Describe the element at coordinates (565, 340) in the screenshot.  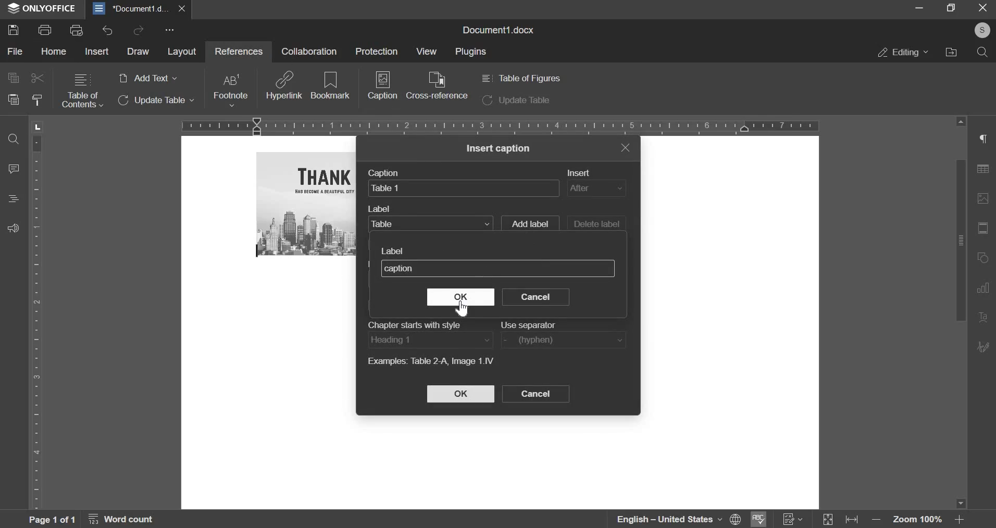
I see `use separator` at that location.